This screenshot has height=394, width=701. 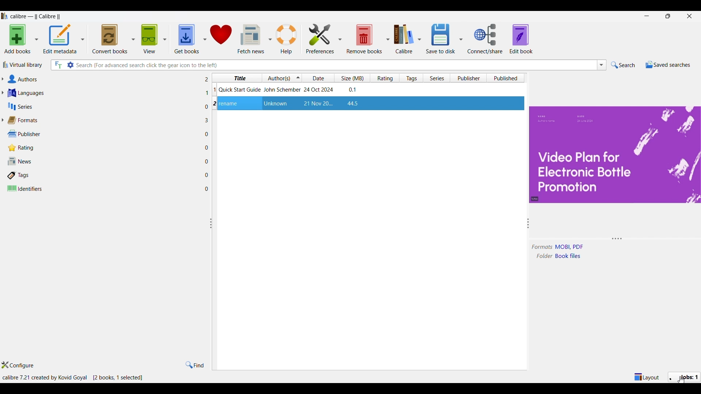 What do you see at coordinates (340, 38) in the screenshot?
I see `Preference options` at bounding box center [340, 38].